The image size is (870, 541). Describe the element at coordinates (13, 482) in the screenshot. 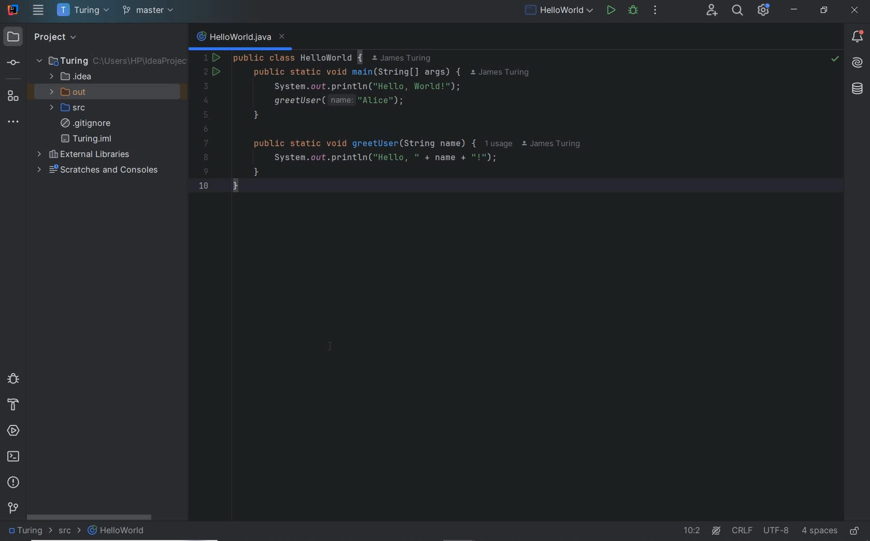

I see `problems` at that location.